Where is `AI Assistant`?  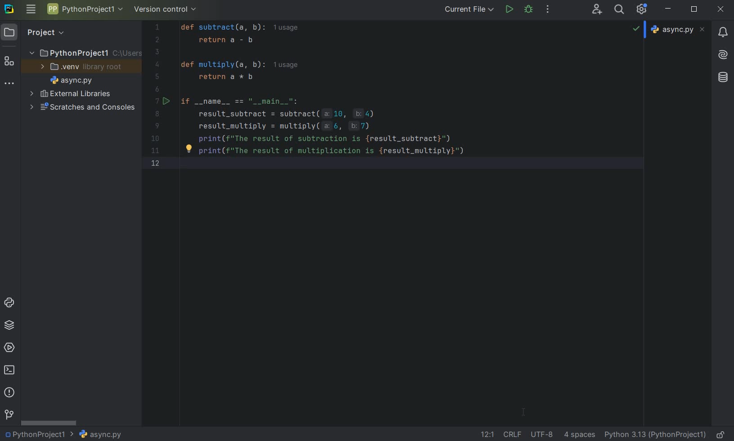
AI Assistant is located at coordinates (723, 55).